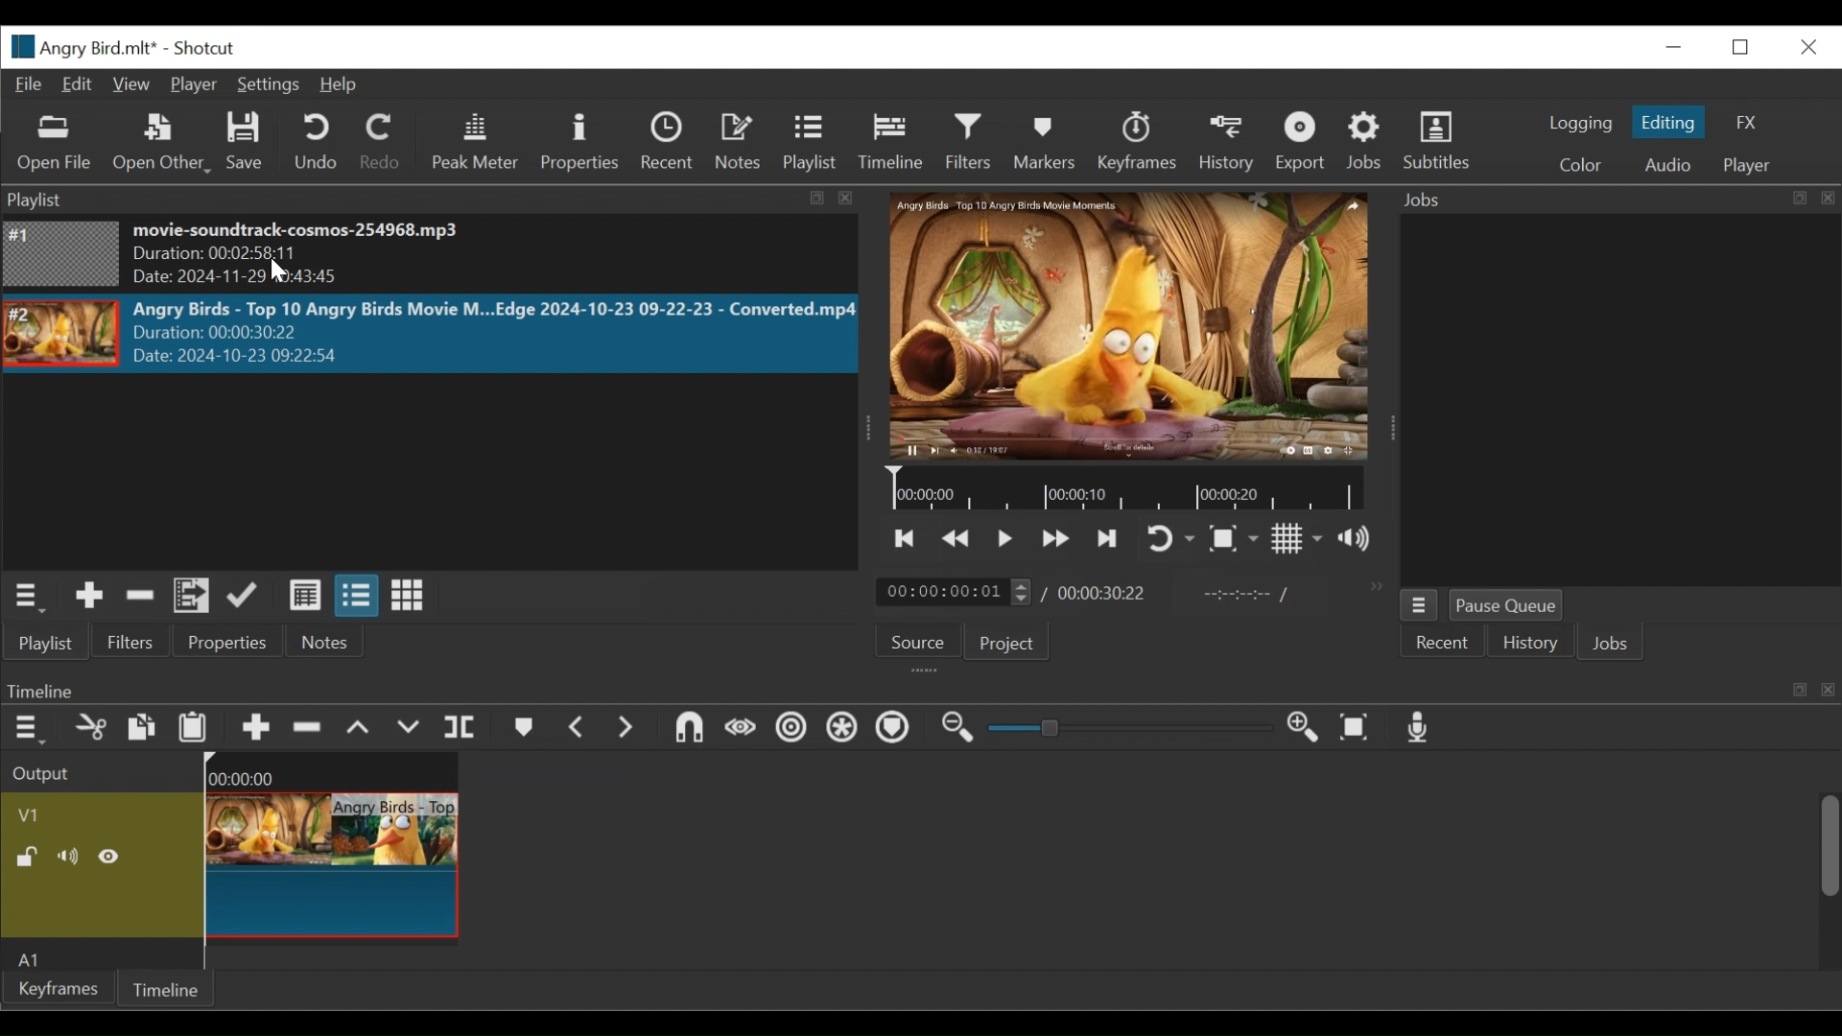  I want to click on Open Other, so click(162, 144).